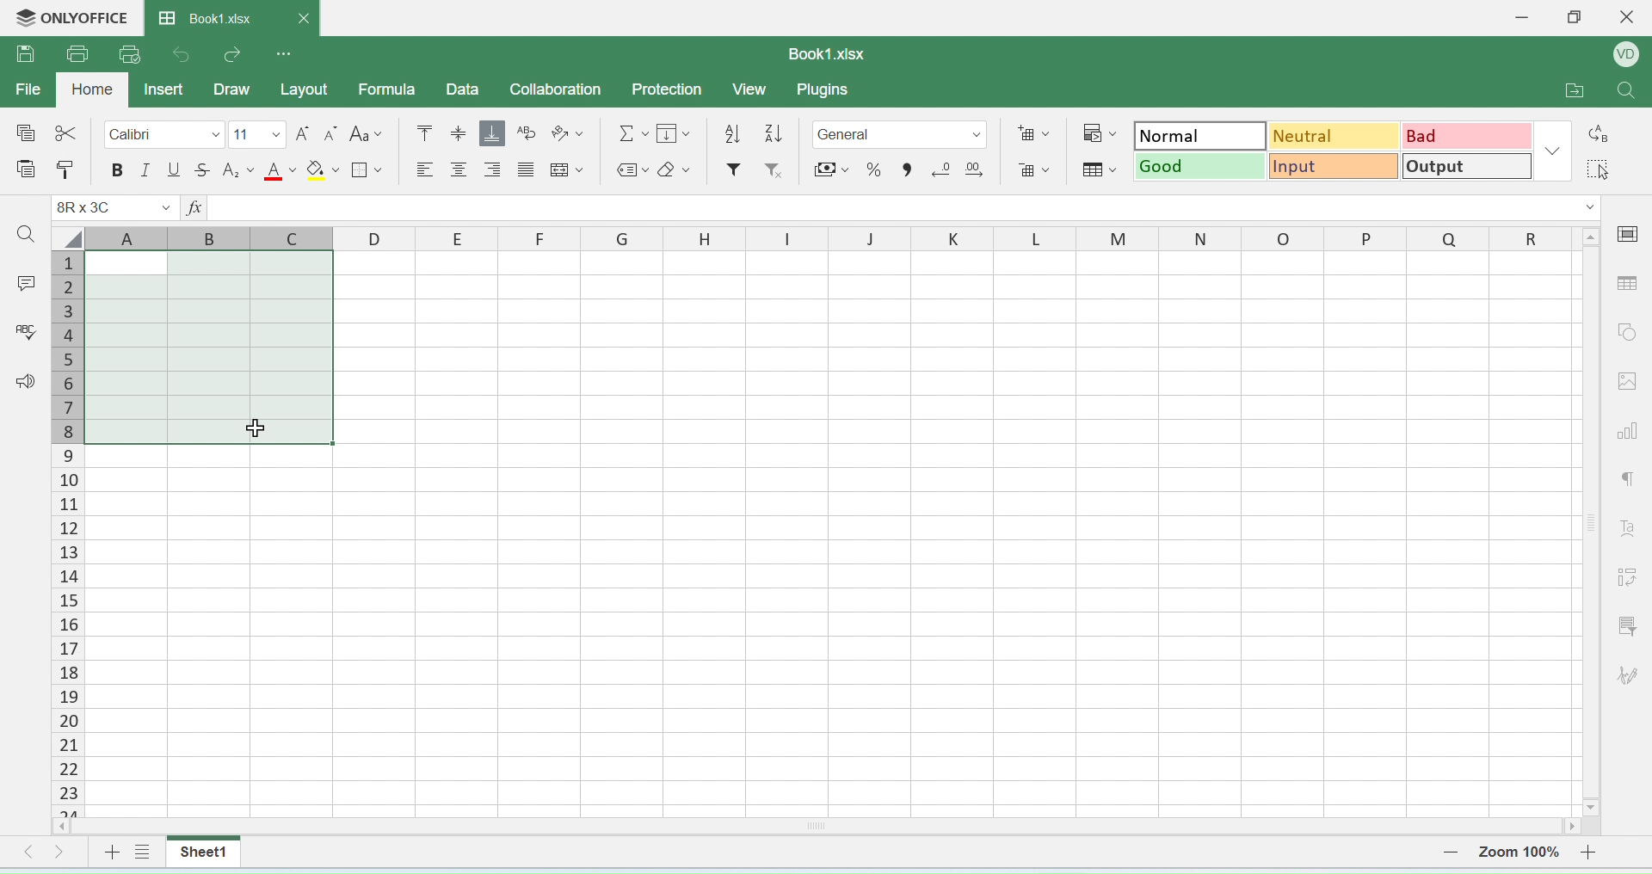  I want to click on paste, so click(66, 173).